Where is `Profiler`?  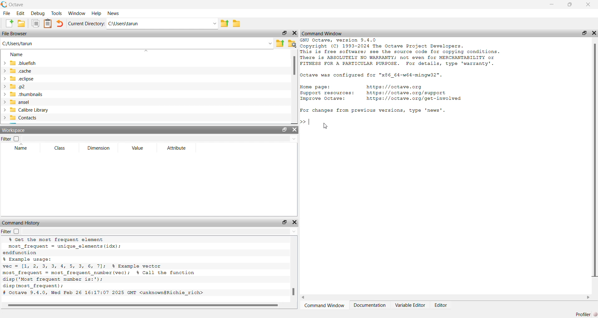
Profiler is located at coordinates (583, 314).